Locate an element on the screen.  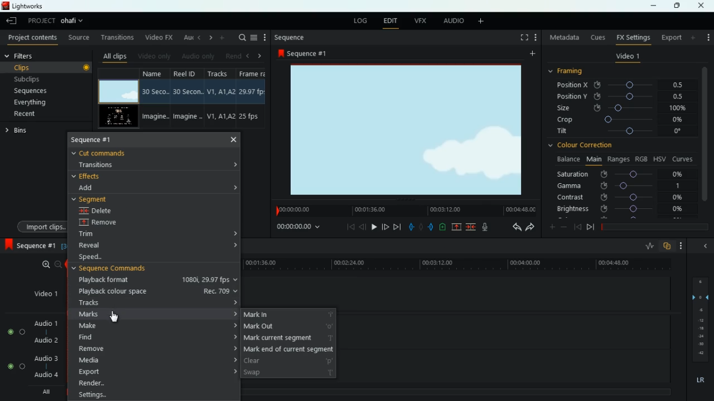
all is located at coordinates (44, 393).